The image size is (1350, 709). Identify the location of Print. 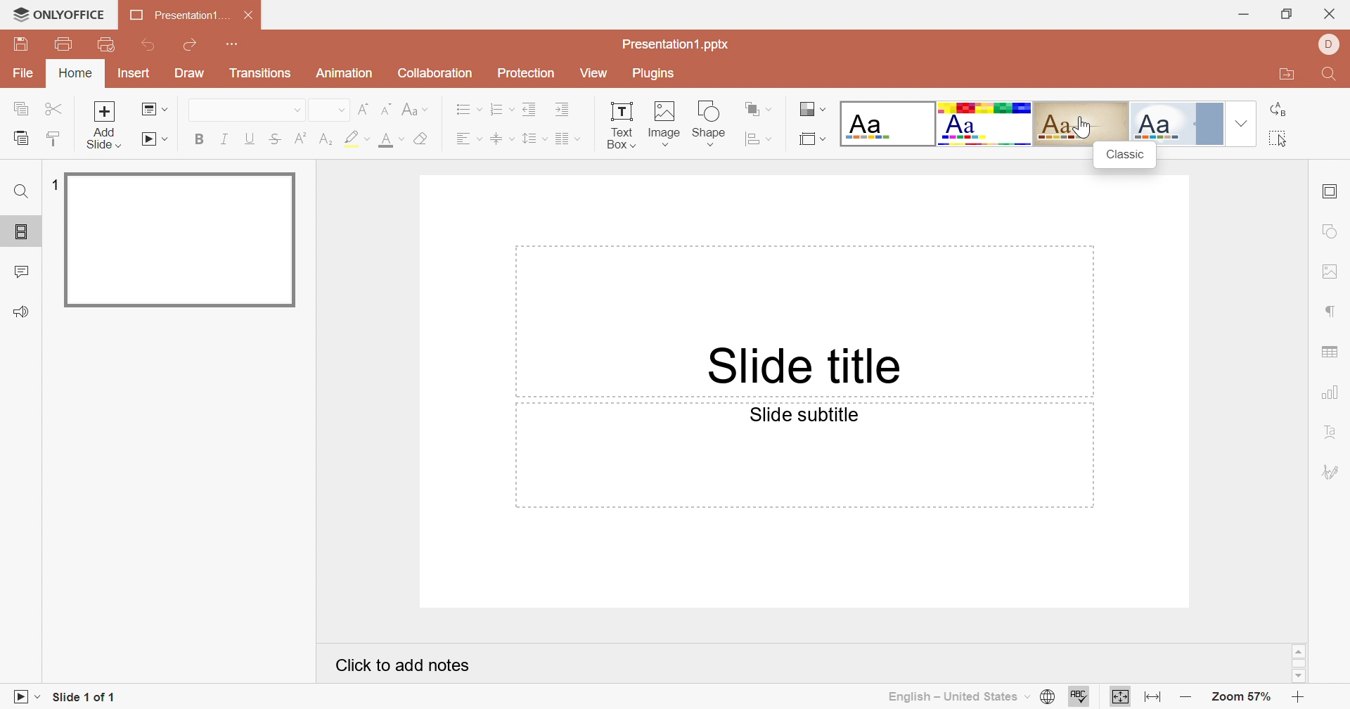
(64, 42).